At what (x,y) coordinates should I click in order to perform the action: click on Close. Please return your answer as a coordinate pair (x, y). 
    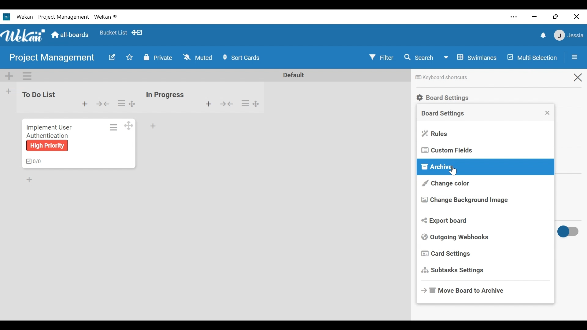
    Looking at the image, I should click on (578, 79).